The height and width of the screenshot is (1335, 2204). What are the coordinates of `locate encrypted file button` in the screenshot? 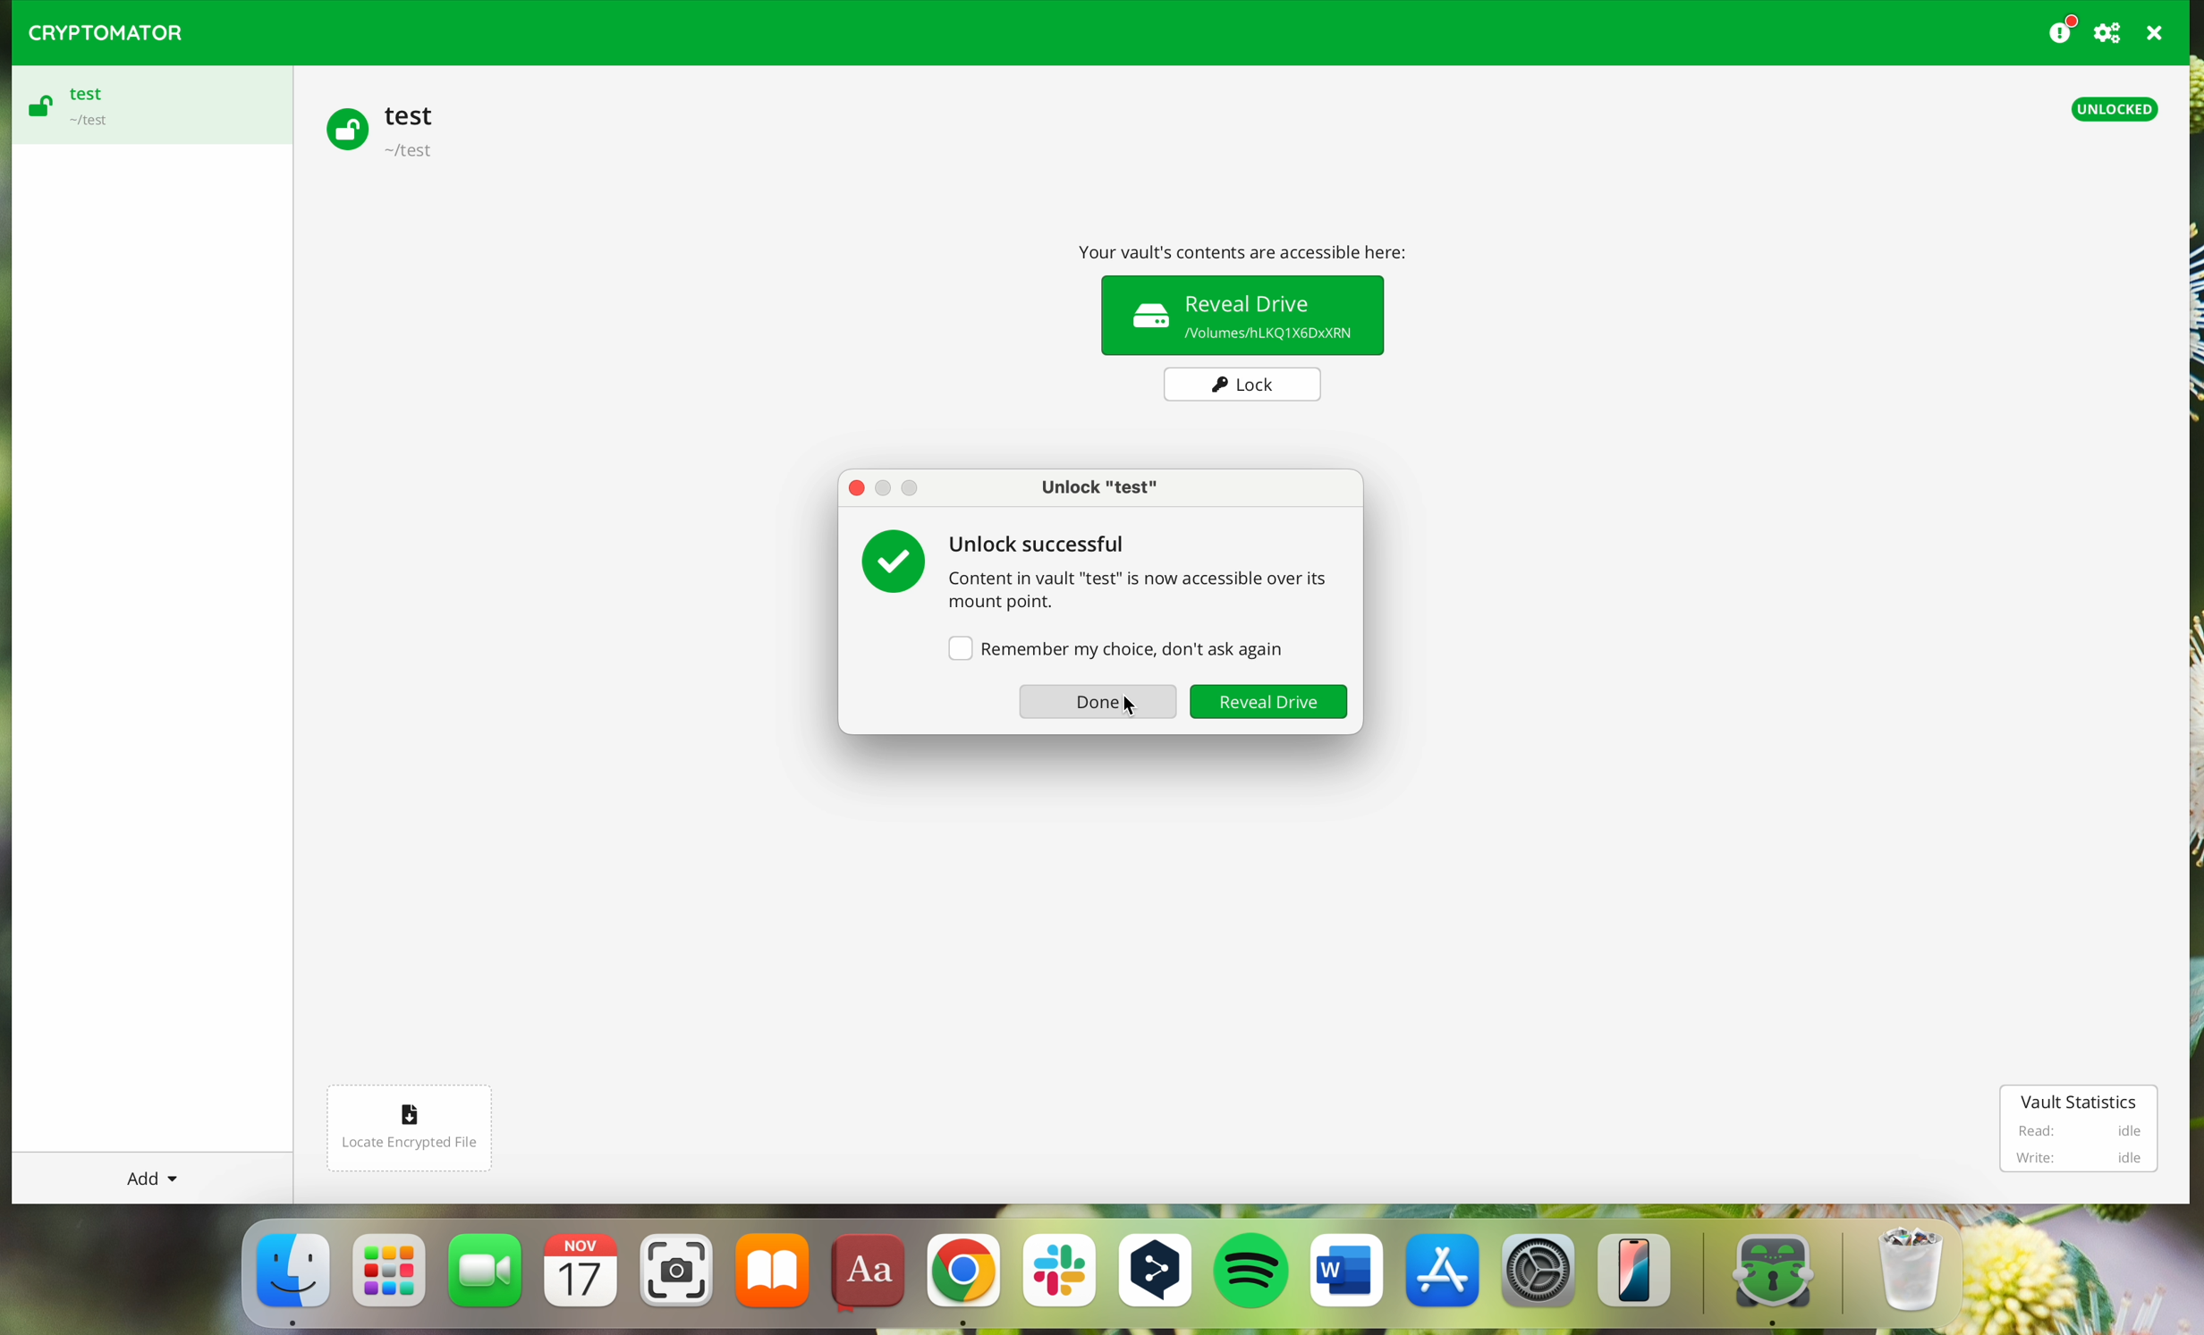 It's located at (411, 1128).